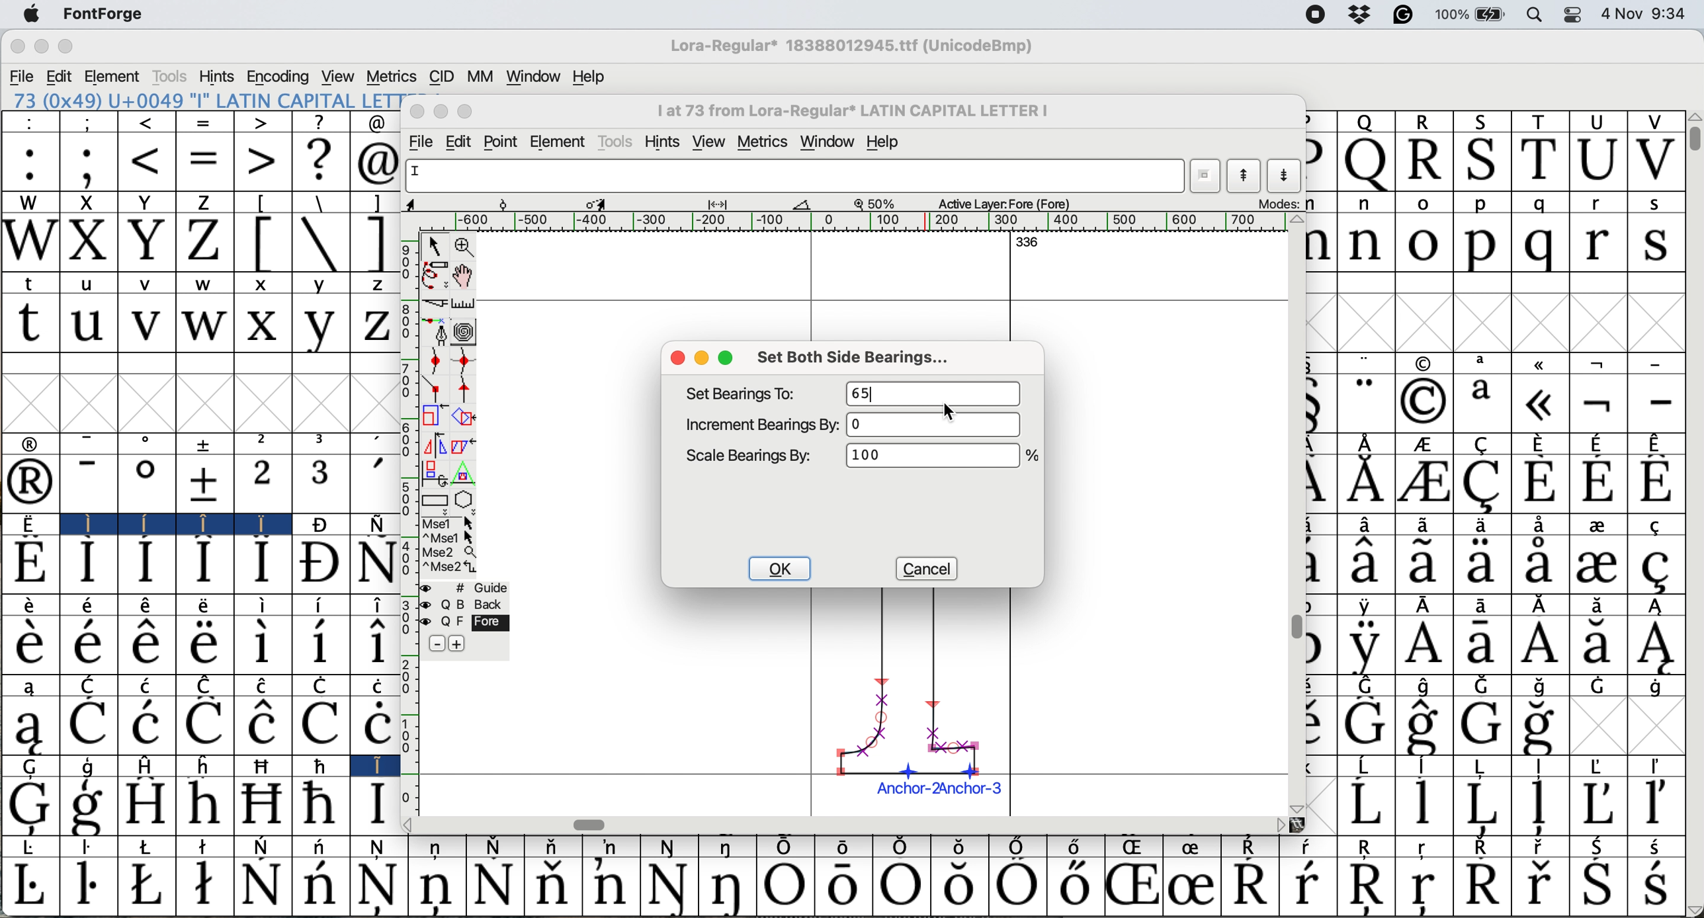 This screenshot has height=918, width=1704. Describe the element at coordinates (475, 604) in the screenshot. I see `back` at that location.